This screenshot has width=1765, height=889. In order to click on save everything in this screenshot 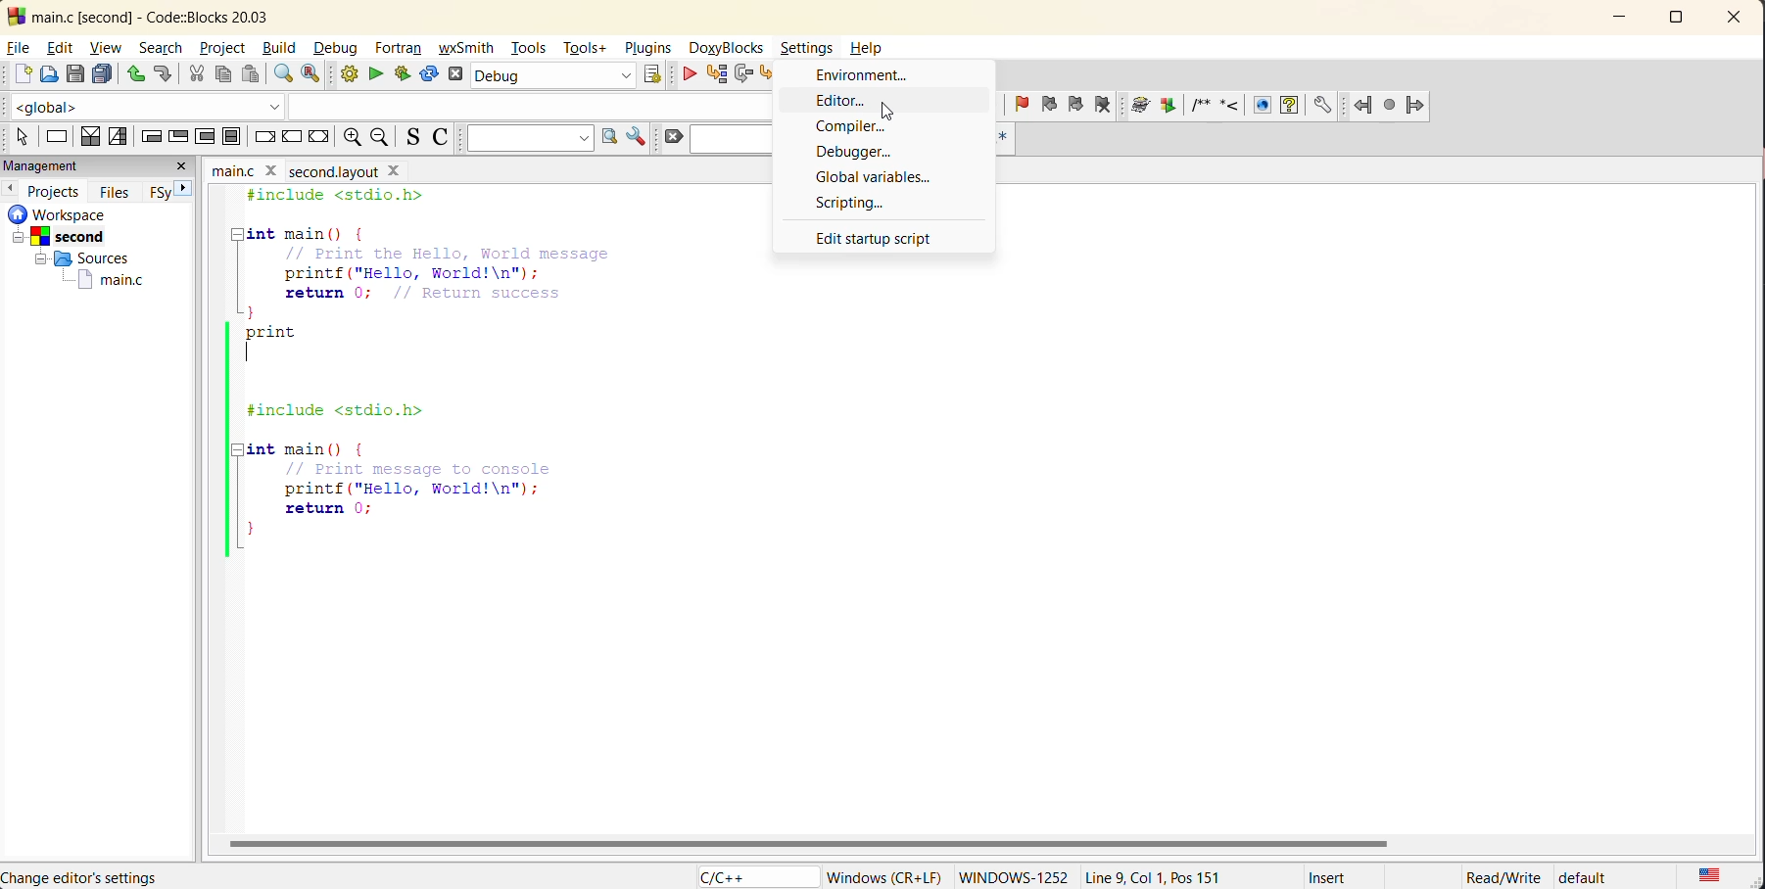, I will do `click(104, 75)`.